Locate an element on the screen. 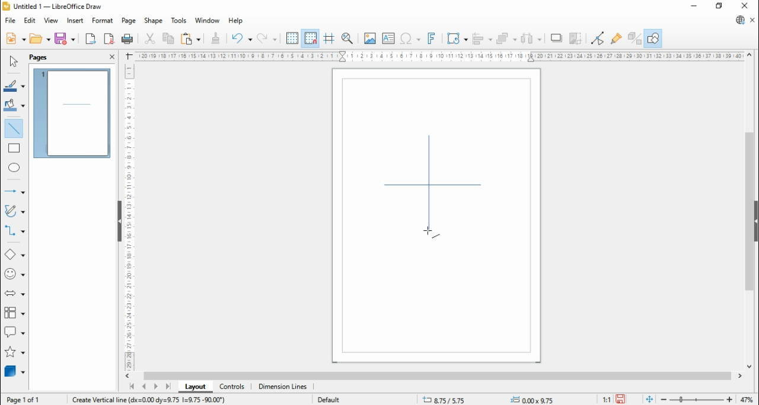 The image size is (759, 405). page 1 is located at coordinates (72, 113).